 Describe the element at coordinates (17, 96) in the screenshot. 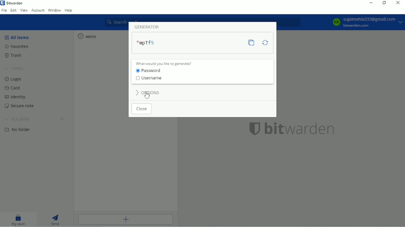

I see `Identity` at that location.